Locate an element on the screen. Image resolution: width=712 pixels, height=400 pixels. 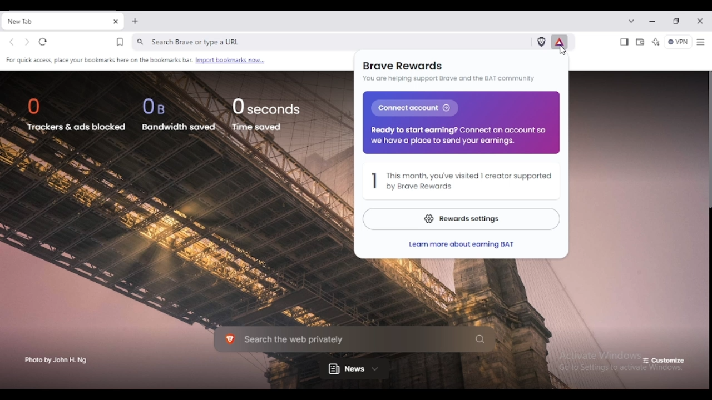
go forward is located at coordinates (27, 43).